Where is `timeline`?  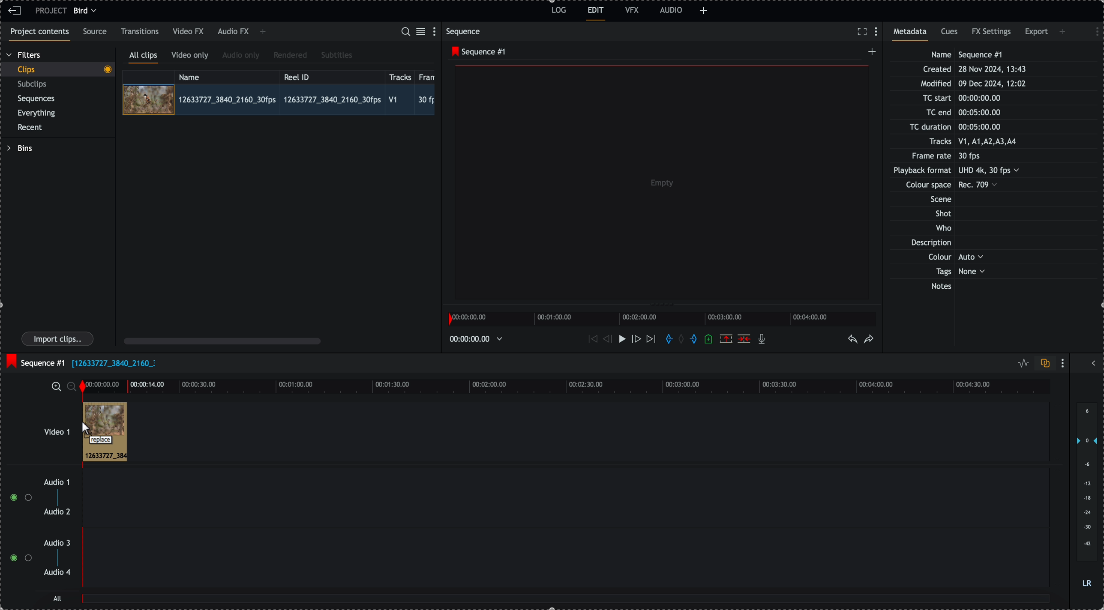
timeline is located at coordinates (564, 386).